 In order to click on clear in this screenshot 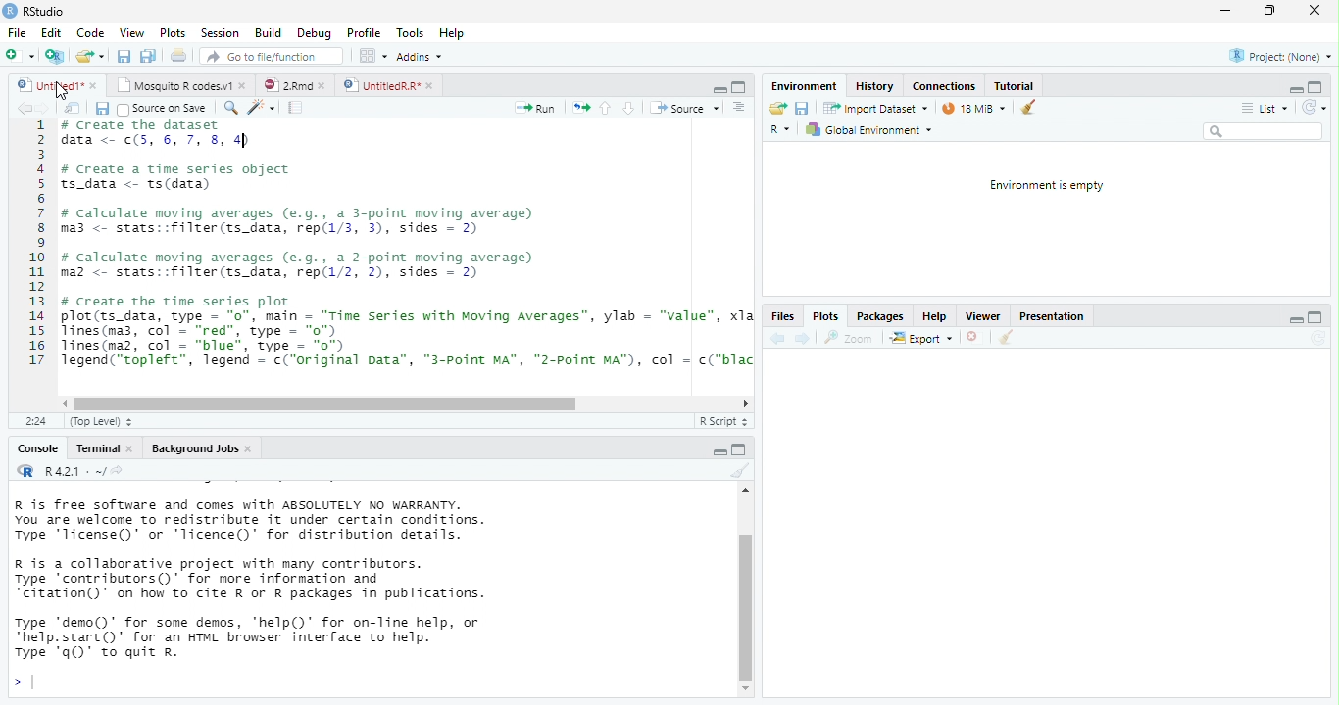, I will do `click(1005, 339)`.